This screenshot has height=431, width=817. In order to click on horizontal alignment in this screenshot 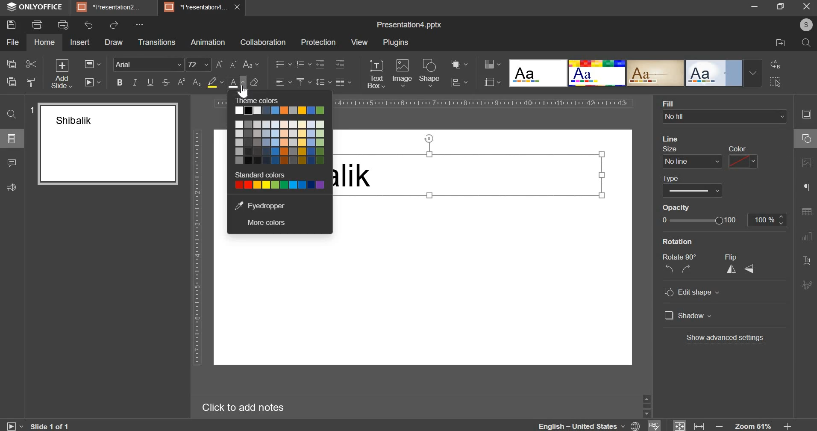, I will do `click(283, 81)`.